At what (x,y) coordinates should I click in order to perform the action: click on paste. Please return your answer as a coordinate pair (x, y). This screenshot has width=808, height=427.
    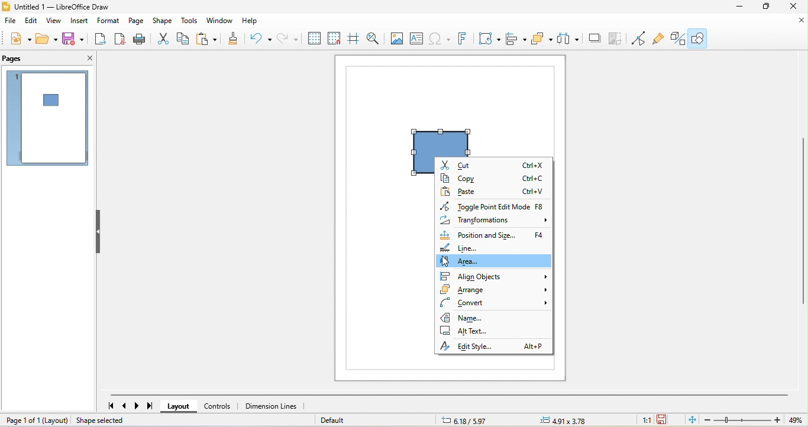
    Looking at the image, I should click on (208, 41).